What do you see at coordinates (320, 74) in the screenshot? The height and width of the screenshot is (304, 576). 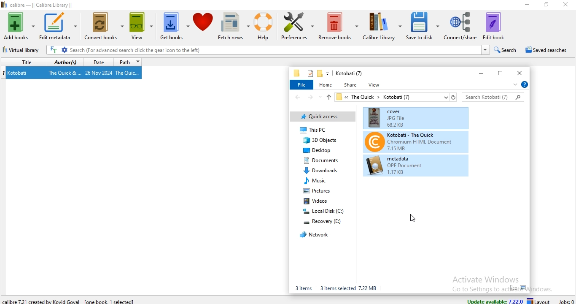 I see `new folder` at bounding box center [320, 74].